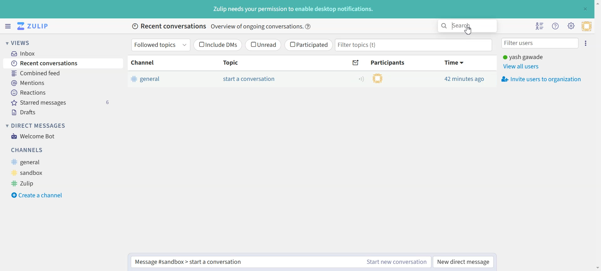  I want to click on Hide user list, so click(541, 27).